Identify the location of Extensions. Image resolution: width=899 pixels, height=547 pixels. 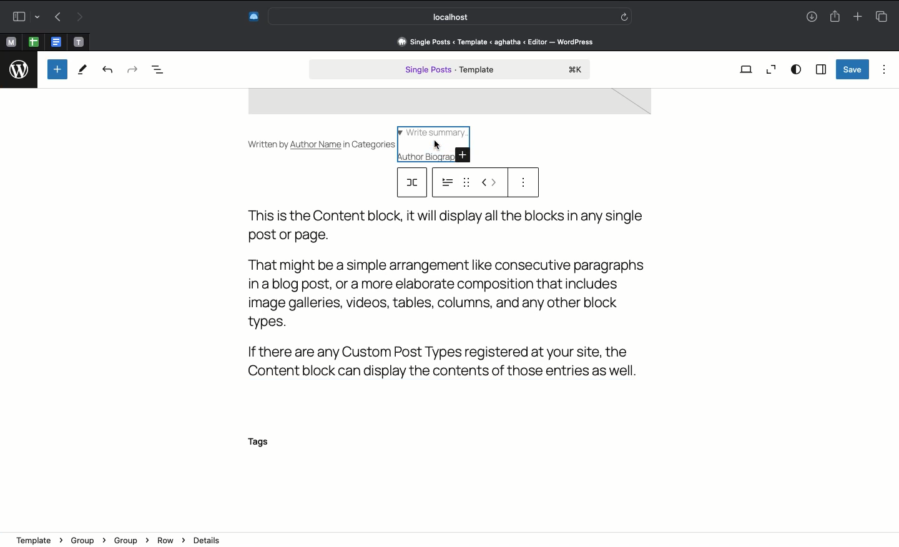
(252, 16).